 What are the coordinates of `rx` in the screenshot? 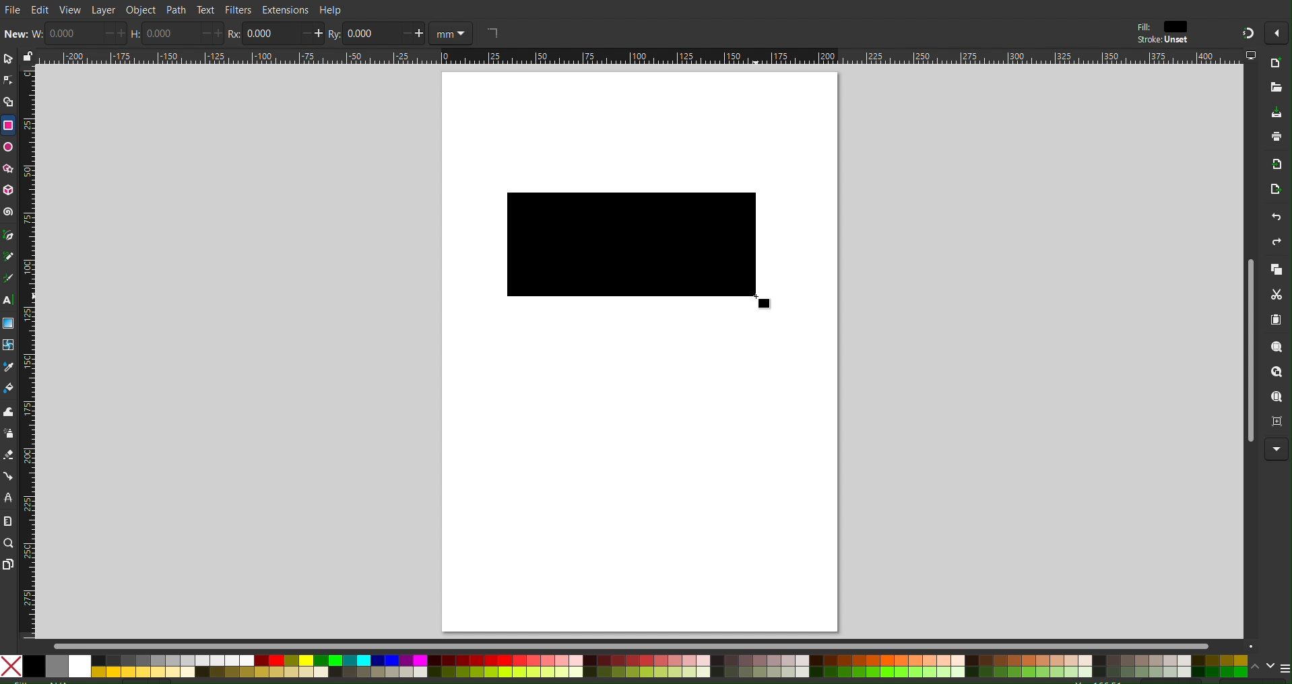 It's located at (234, 34).